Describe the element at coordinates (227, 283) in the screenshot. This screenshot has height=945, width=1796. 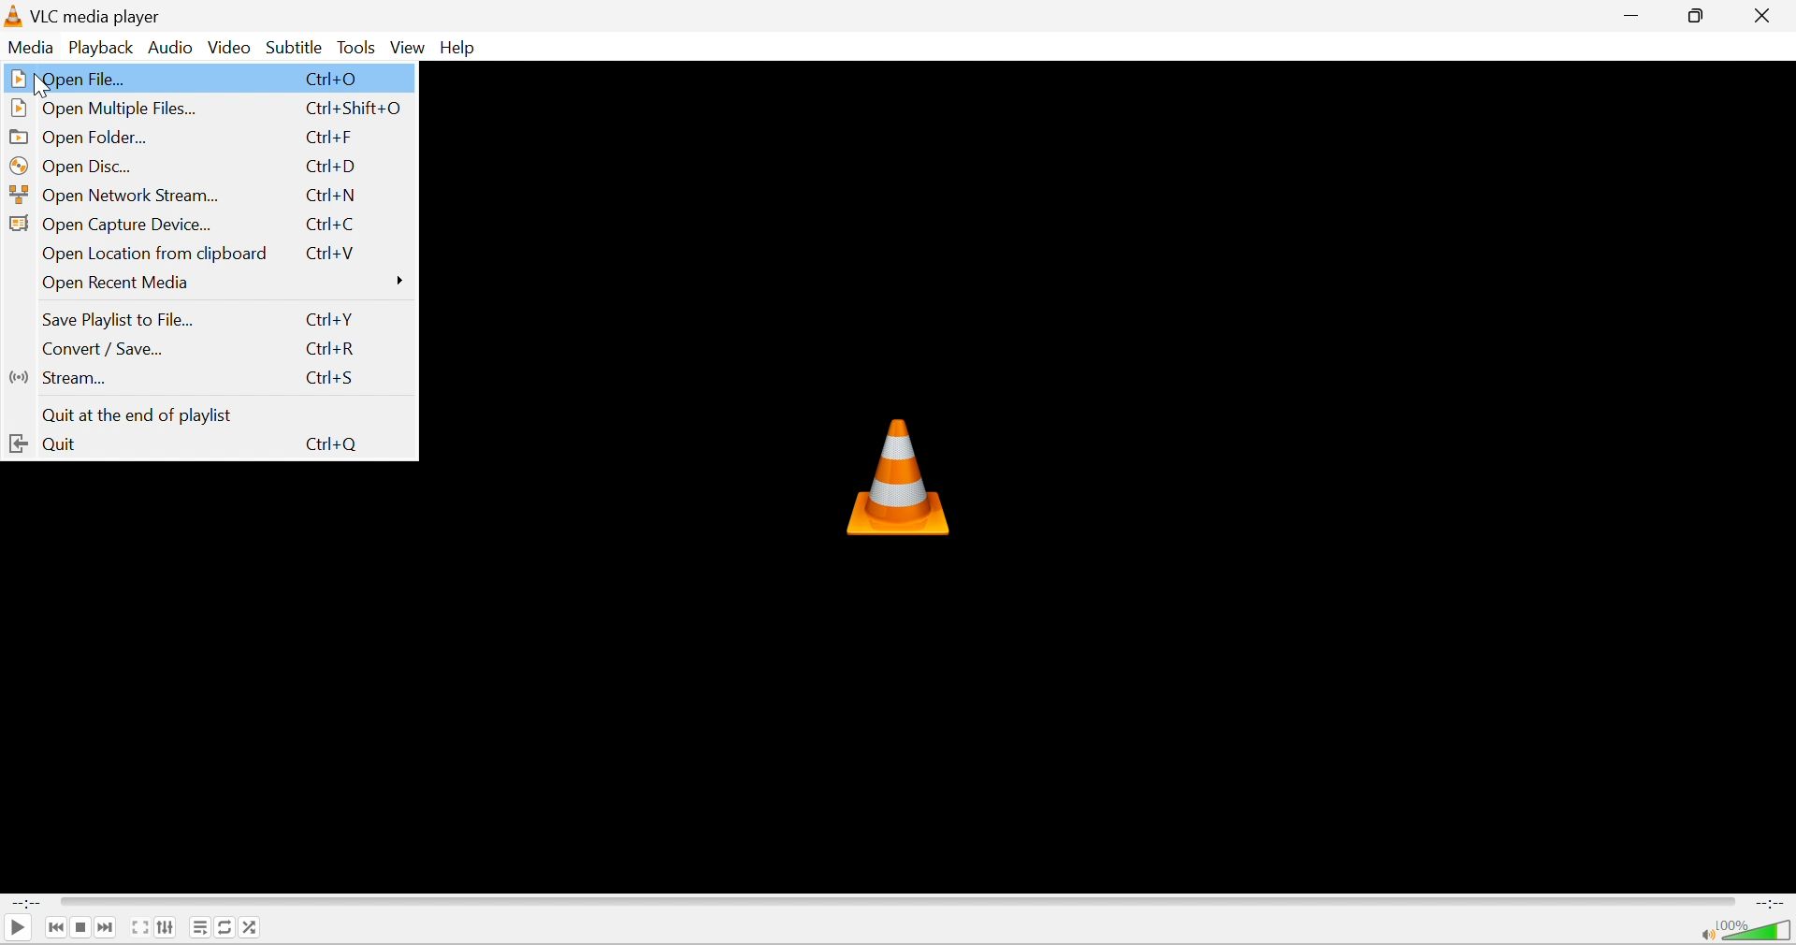
I see `Open Recent Media` at that location.